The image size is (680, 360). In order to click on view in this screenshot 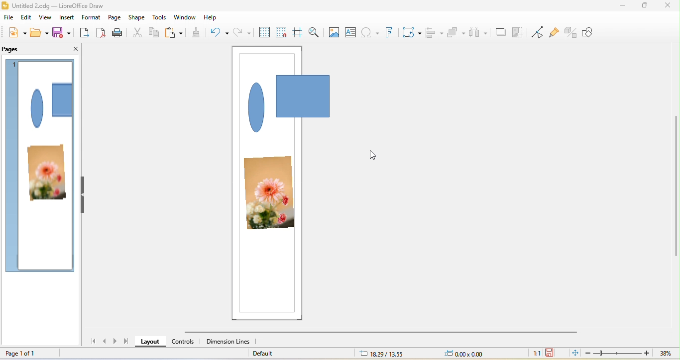, I will do `click(45, 18)`.